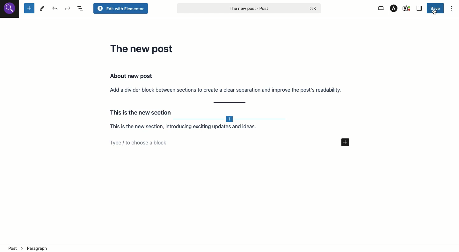 This screenshot has height=252, width=459. What do you see at coordinates (234, 143) in the screenshot?
I see `Choose a block` at bounding box center [234, 143].